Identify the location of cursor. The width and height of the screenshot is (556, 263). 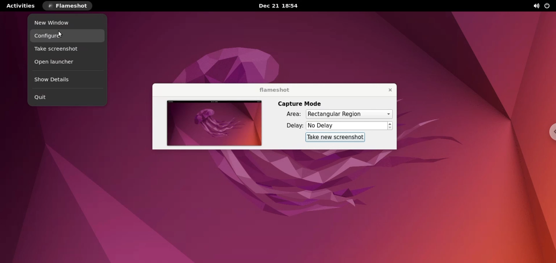
(62, 34).